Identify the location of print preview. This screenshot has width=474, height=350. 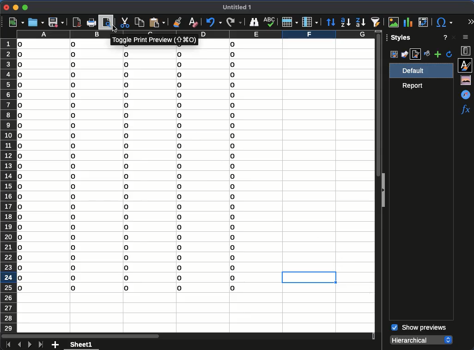
(155, 40).